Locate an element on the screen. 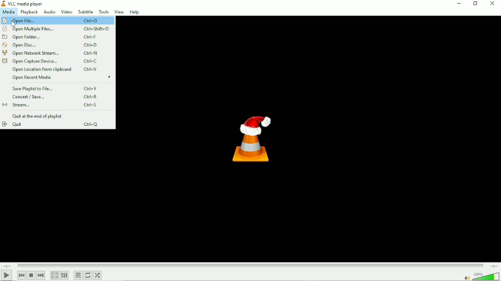 The height and width of the screenshot is (281, 501). Toggle the video in fullscreen is located at coordinates (54, 275).